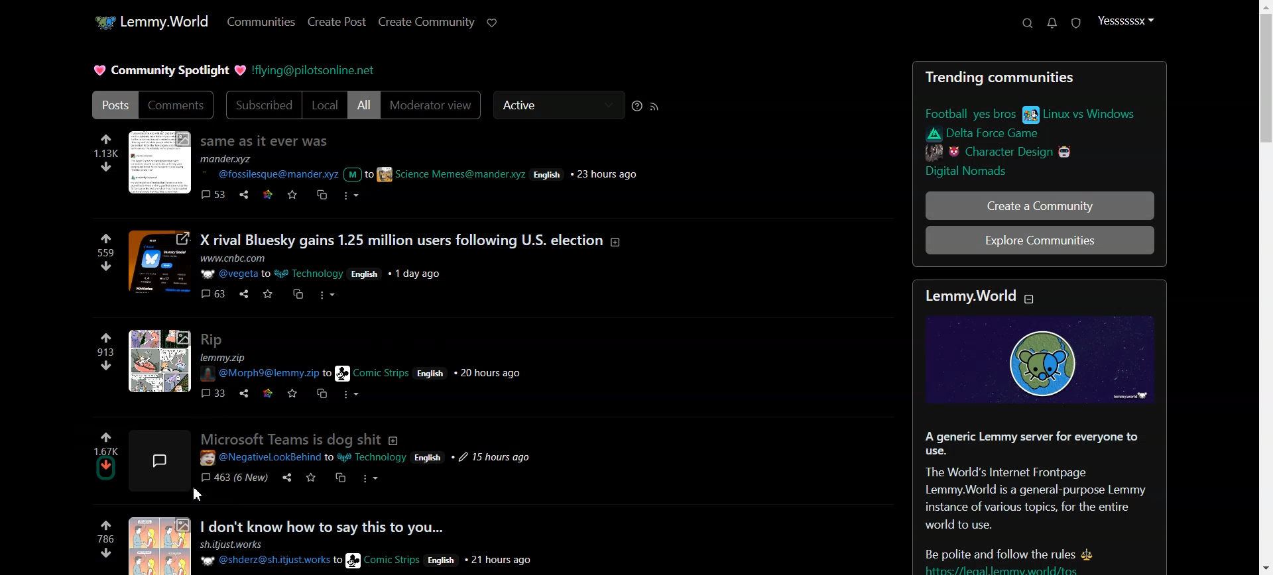  Describe the element at coordinates (322, 393) in the screenshot. I see `cs` at that location.